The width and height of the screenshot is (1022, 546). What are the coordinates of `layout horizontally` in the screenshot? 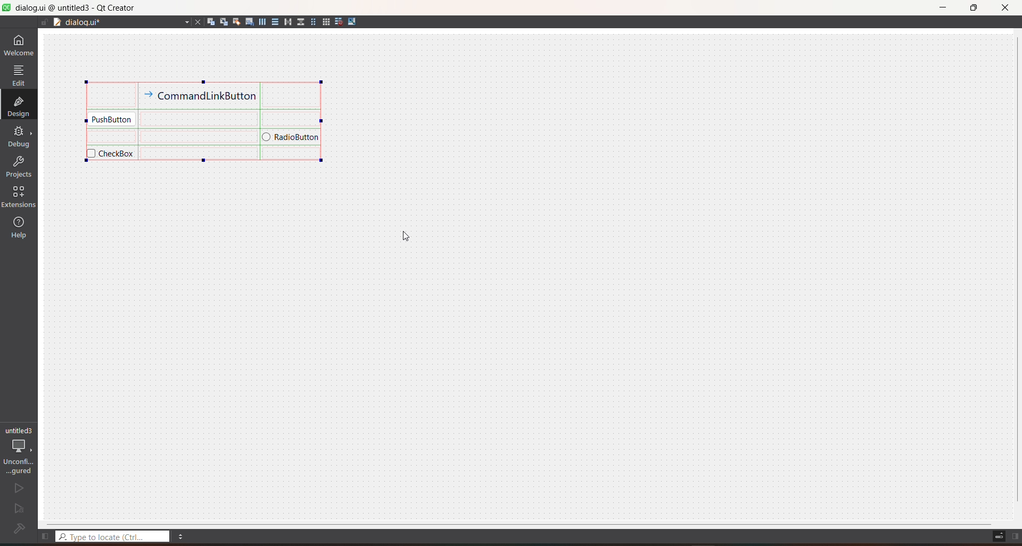 It's located at (261, 22).